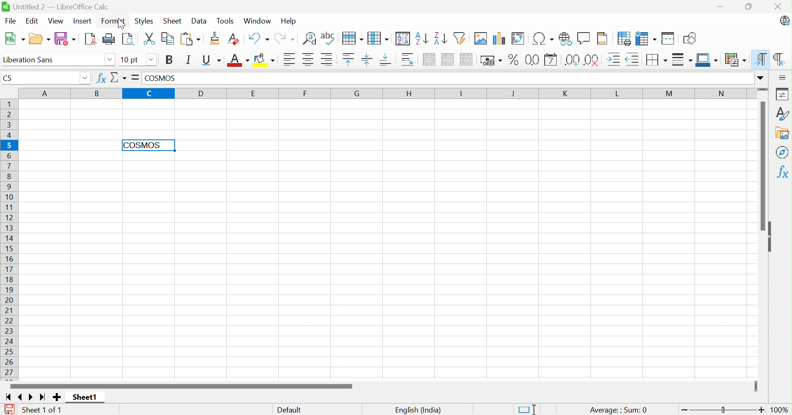 The height and width of the screenshot is (415, 792). I want to click on Define Print Area, so click(624, 38).